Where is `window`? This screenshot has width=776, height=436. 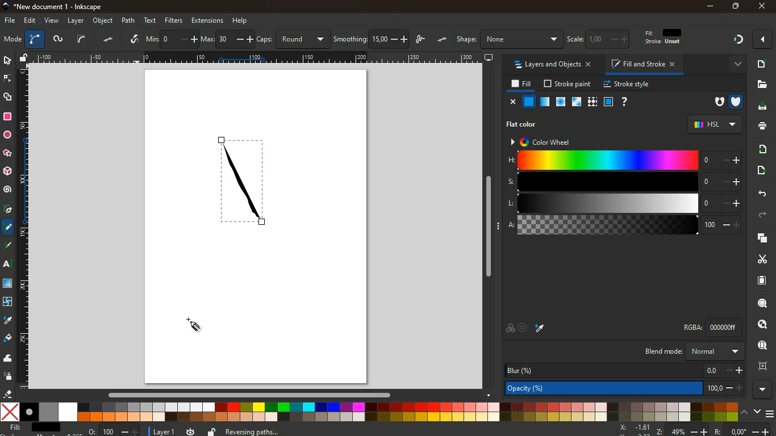
window is located at coordinates (577, 102).